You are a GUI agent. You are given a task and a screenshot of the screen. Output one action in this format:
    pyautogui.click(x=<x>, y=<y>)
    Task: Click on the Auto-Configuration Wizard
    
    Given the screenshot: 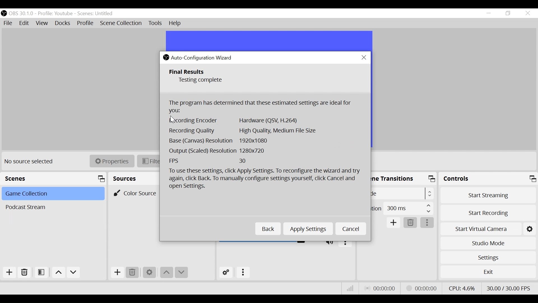 What is the action you would take?
    pyautogui.click(x=204, y=57)
    